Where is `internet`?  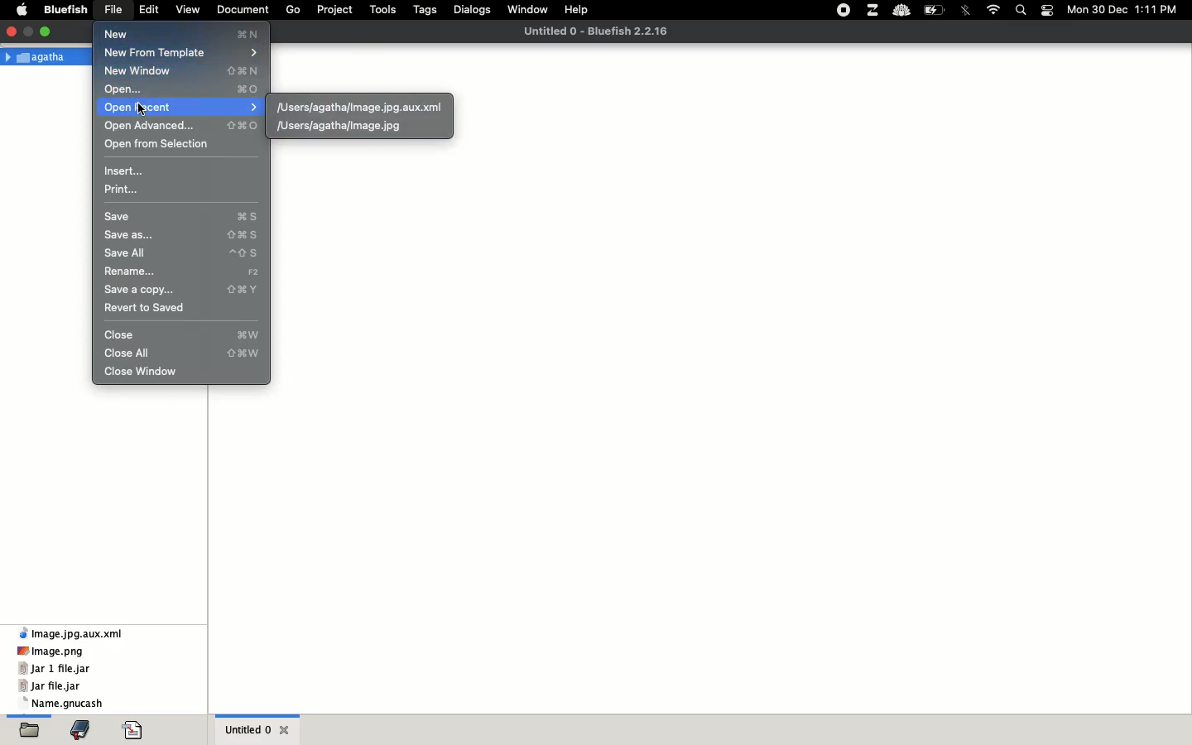
internet is located at coordinates (993, 8).